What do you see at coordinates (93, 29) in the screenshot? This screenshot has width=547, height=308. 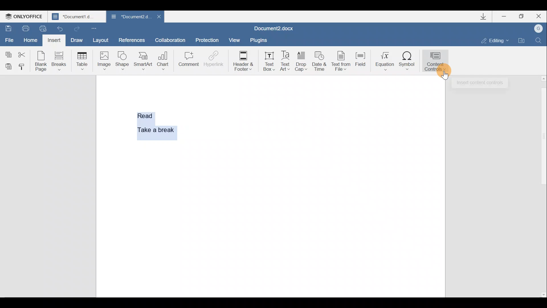 I see `Customize quick access toolbar` at bounding box center [93, 29].